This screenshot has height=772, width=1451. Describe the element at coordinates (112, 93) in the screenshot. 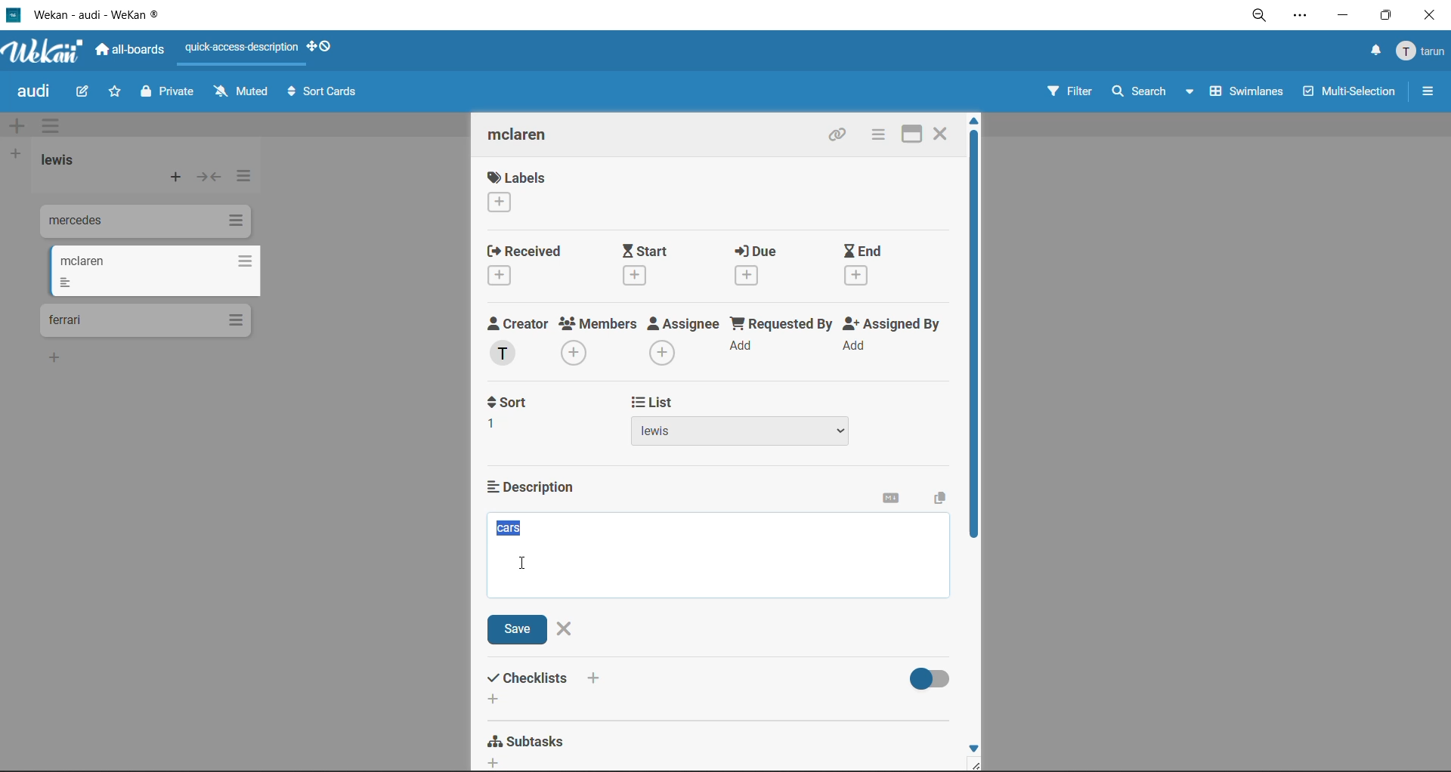

I see `star` at that location.